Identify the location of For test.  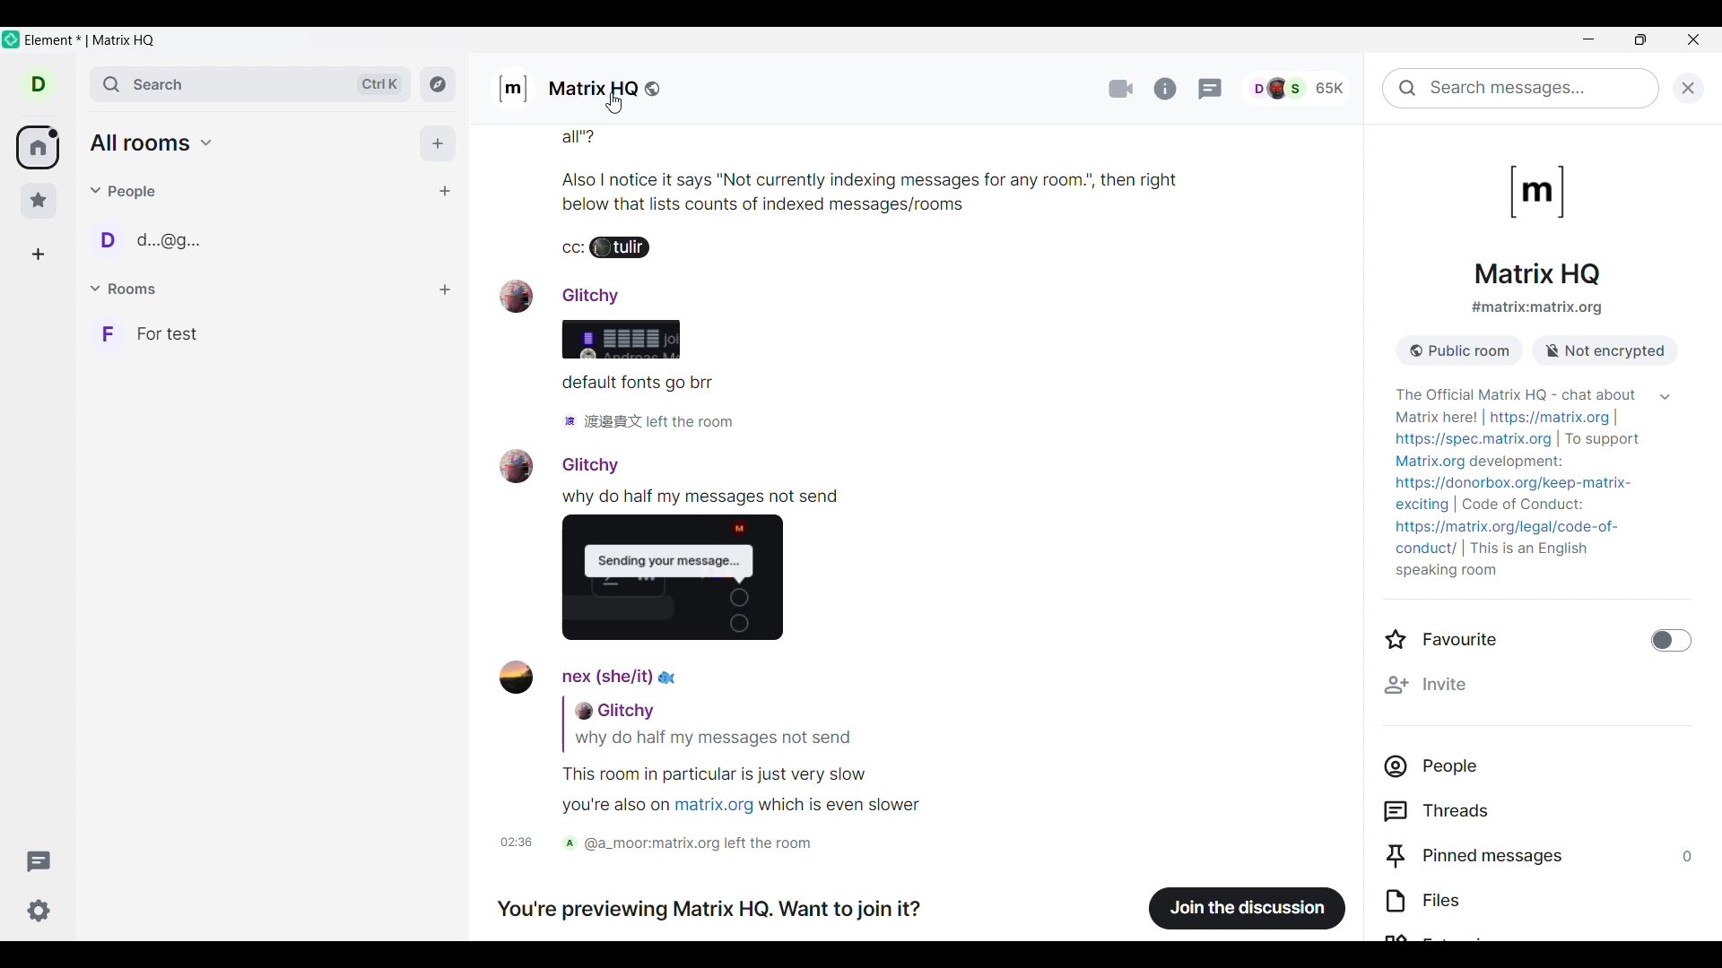
(270, 333).